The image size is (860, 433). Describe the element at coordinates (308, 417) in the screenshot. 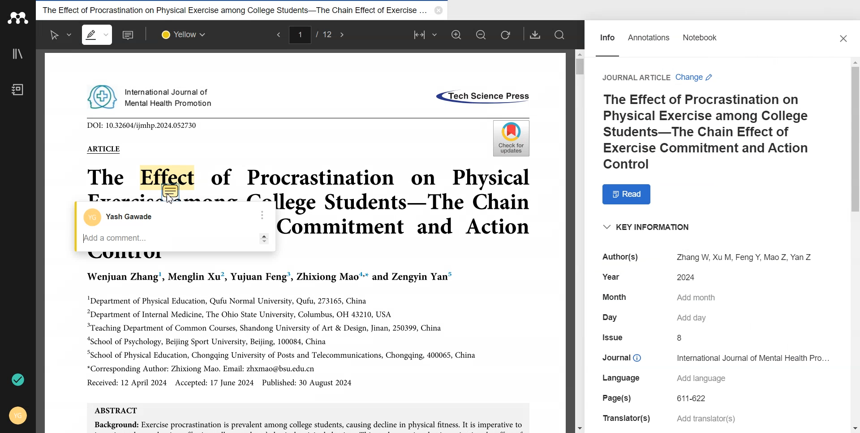

I see `ABSTRACT
Background: Exercise procrastination is prevalent among college students, causing decline in physical fitness. It is imperative to` at that location.